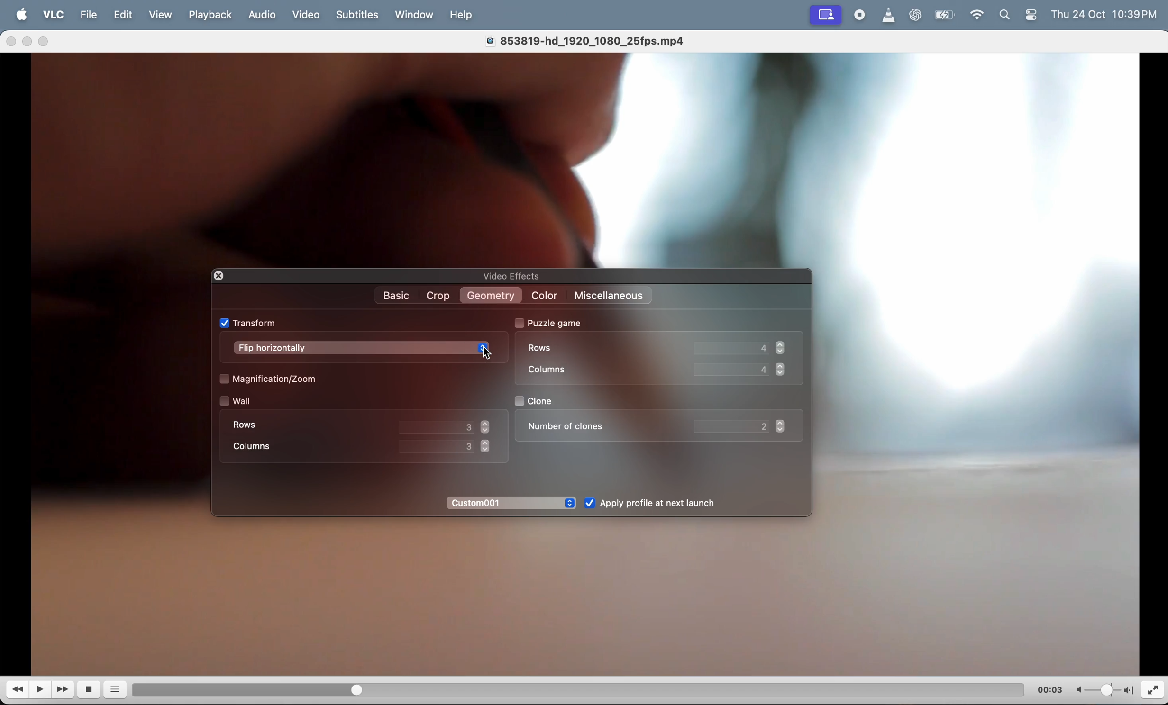 The height and width of the screenshot is (705, 1168). I want to click on play, so click(42, 689).